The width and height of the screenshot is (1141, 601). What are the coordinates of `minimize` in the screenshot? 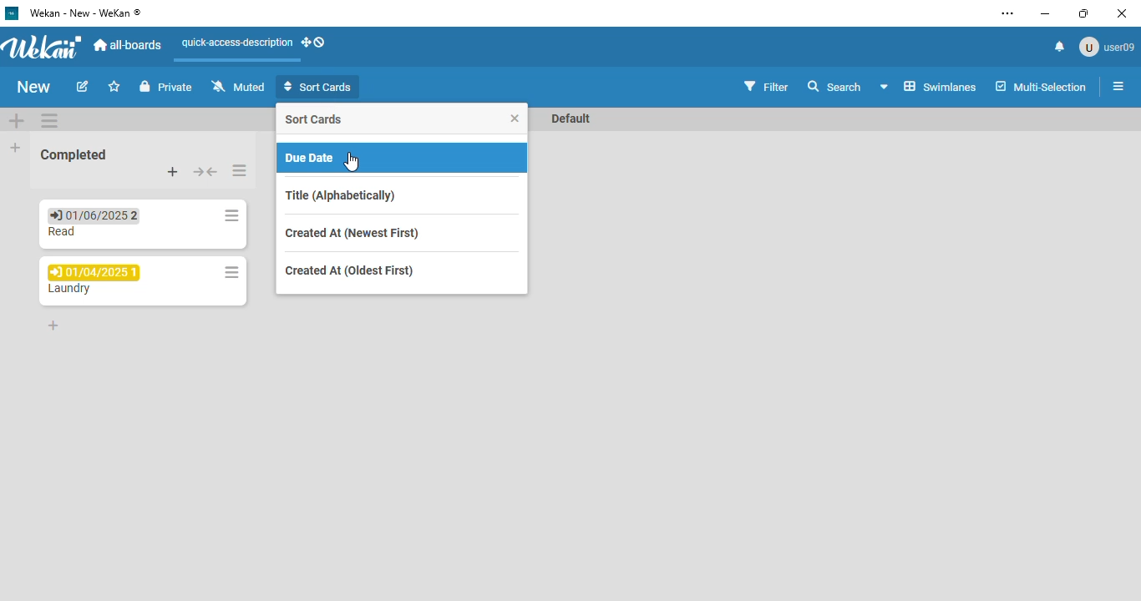 It's located at (1045, 14).